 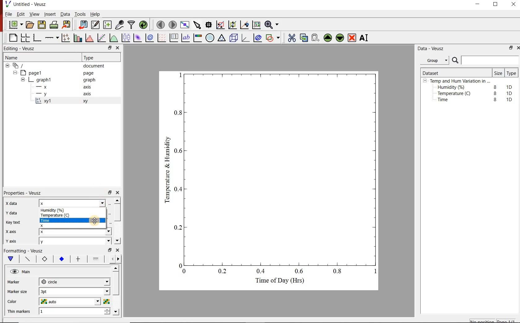 I want to click on graph, so click(x=44, y=80).